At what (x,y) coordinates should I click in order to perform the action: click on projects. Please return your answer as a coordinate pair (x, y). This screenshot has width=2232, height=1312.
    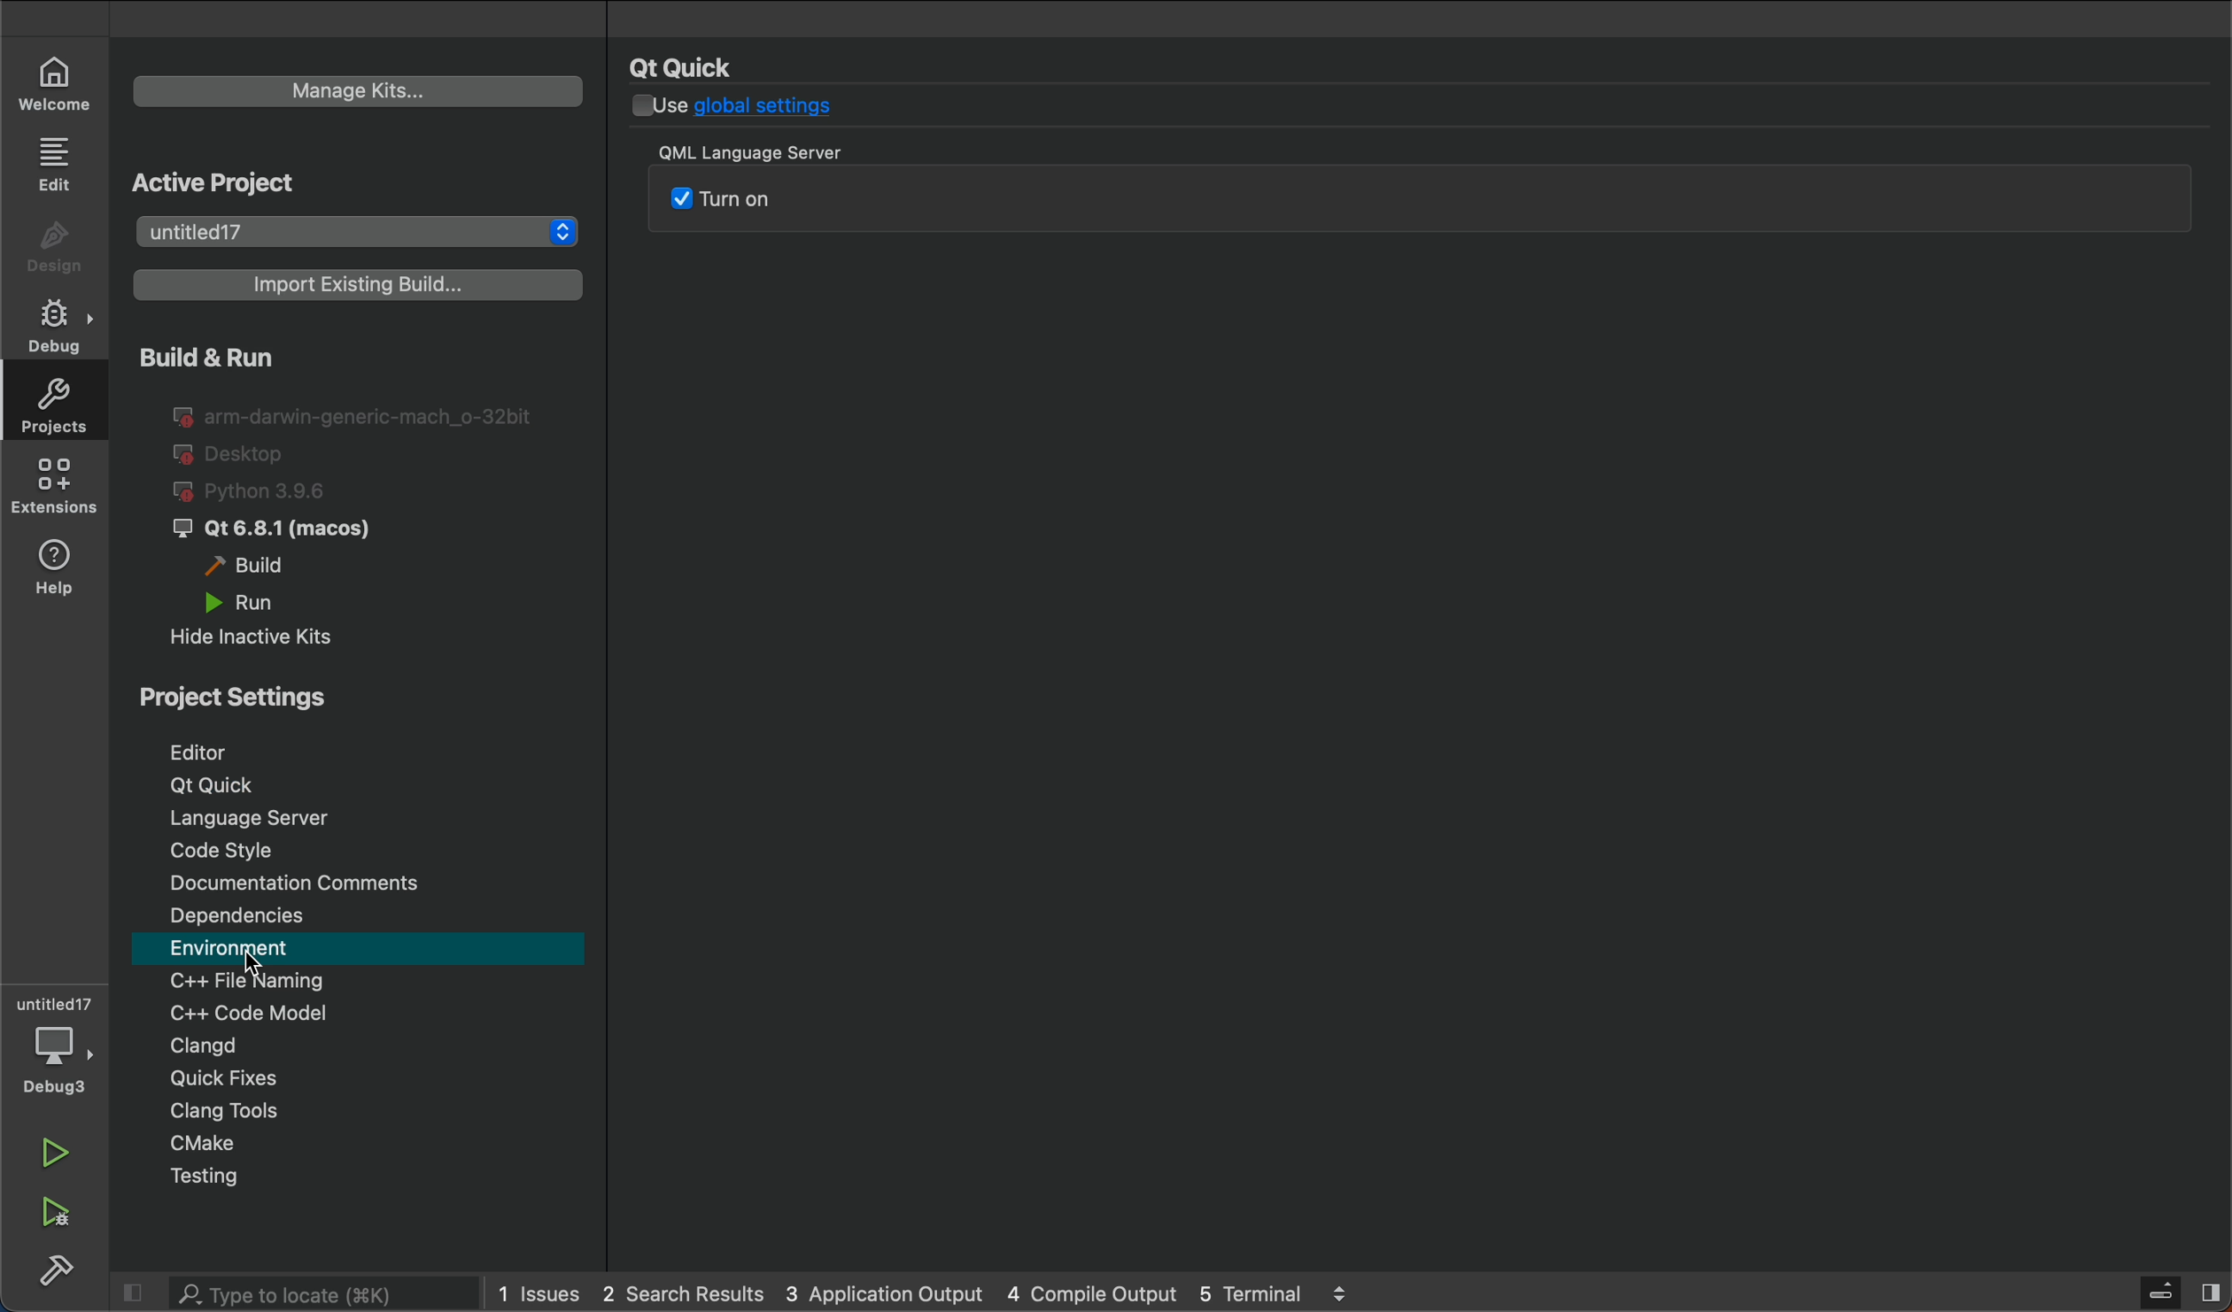
    Looking at the image, I should click on (361, 232).